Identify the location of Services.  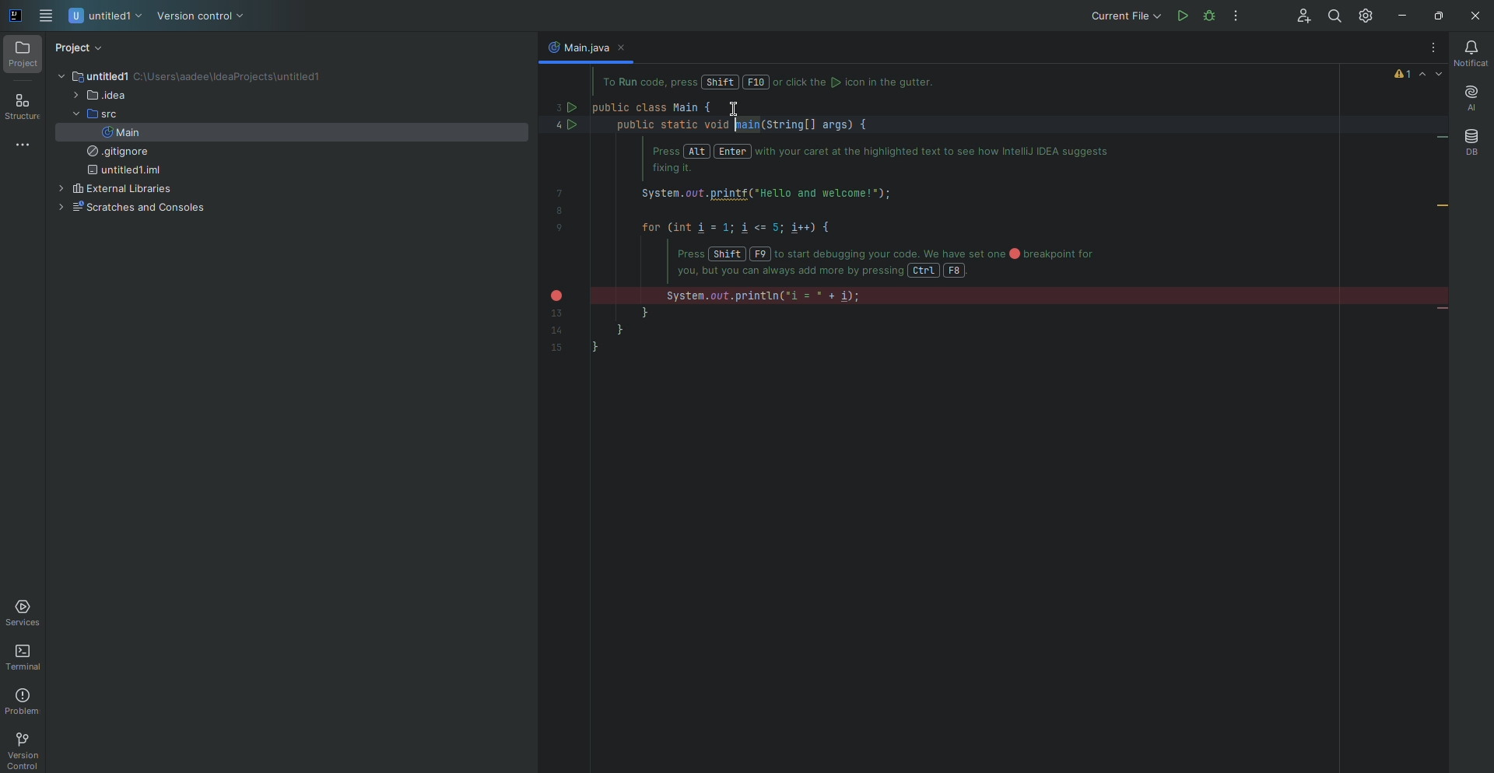
(26, 613).